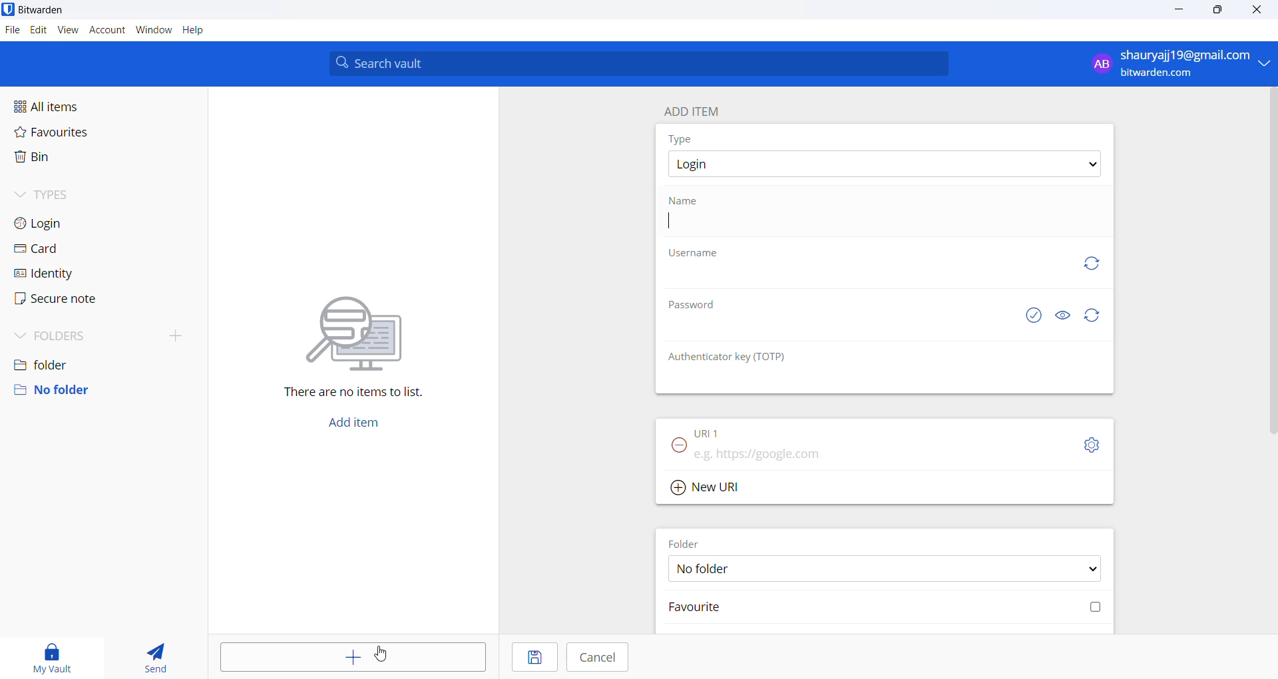  Describe the element at coordinates (106, 31) in the screenshot. I see `account` at that location.